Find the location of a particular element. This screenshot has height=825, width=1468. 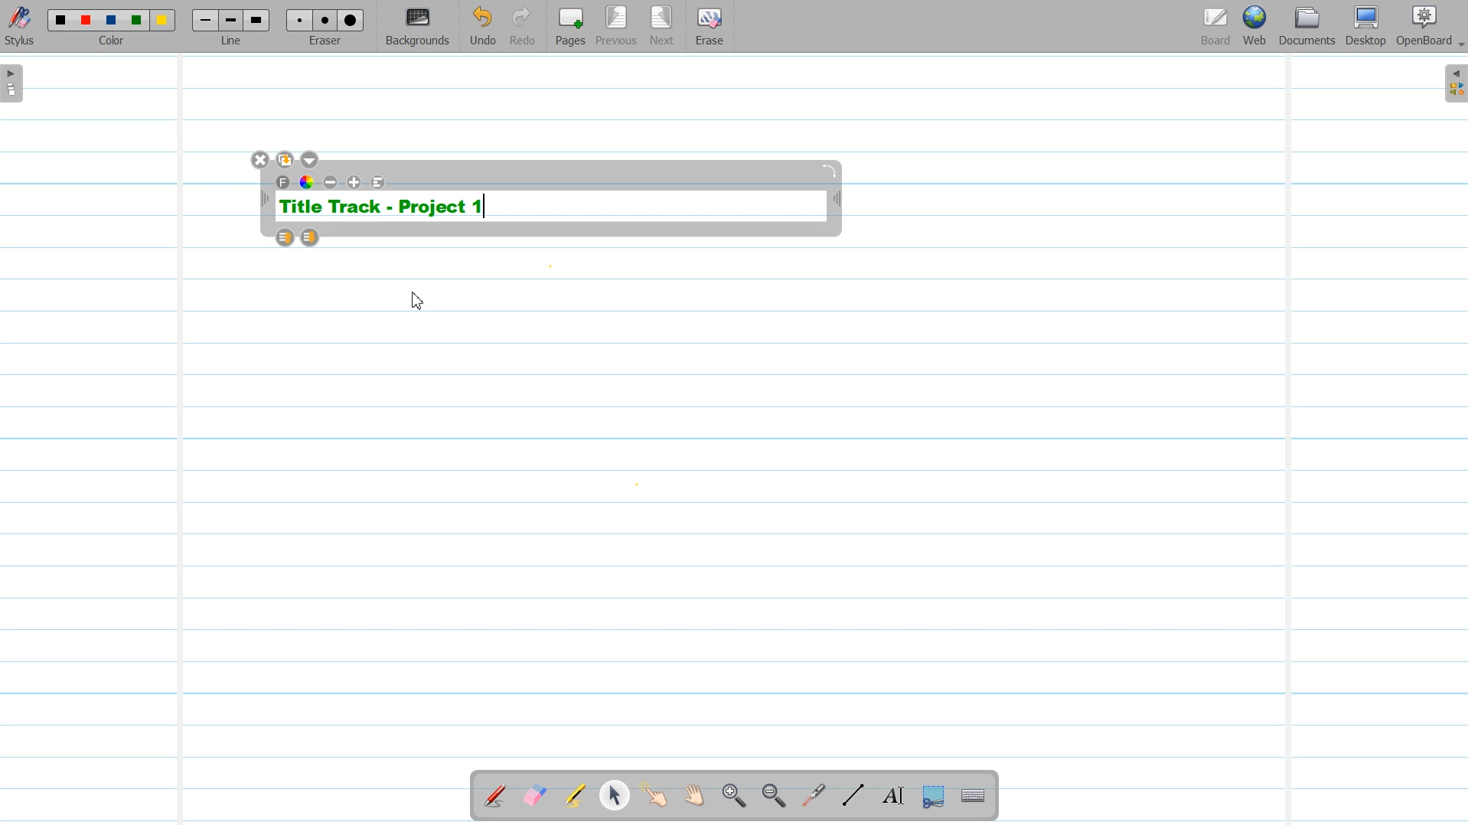

Cursor is located at coordinates (419, 301).